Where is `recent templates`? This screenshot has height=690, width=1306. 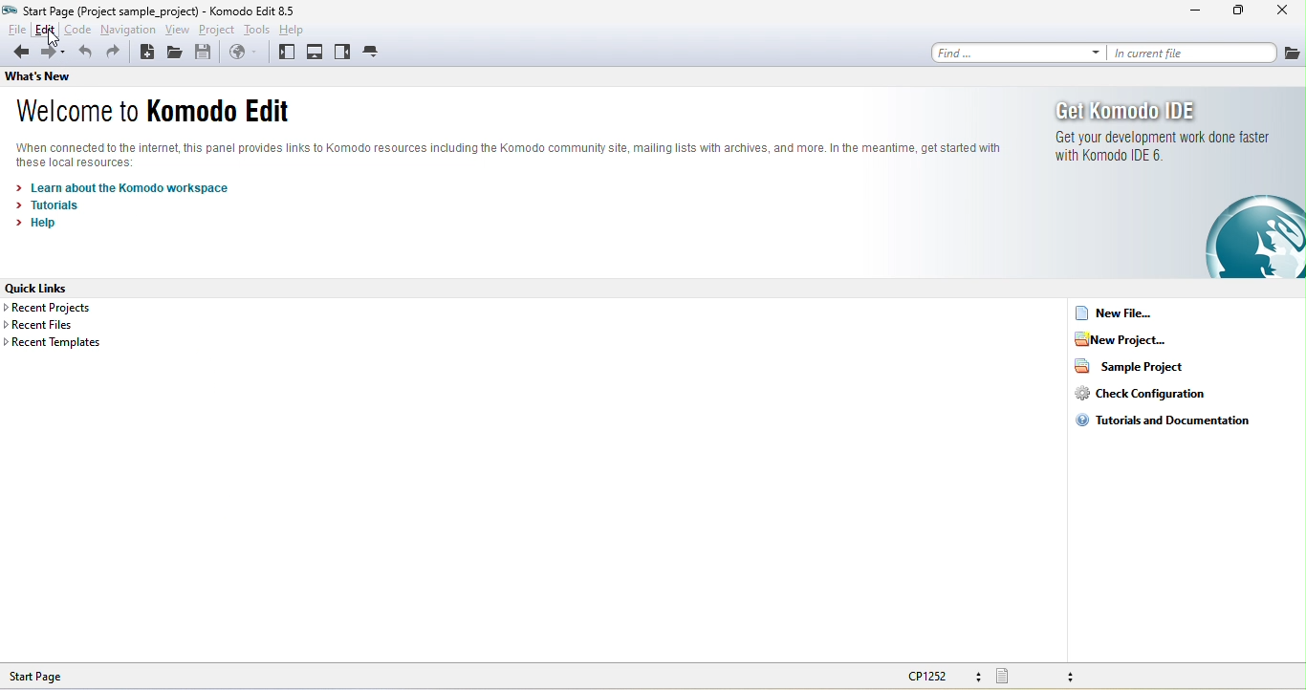
recent templates is located at coordinates (54, 344).